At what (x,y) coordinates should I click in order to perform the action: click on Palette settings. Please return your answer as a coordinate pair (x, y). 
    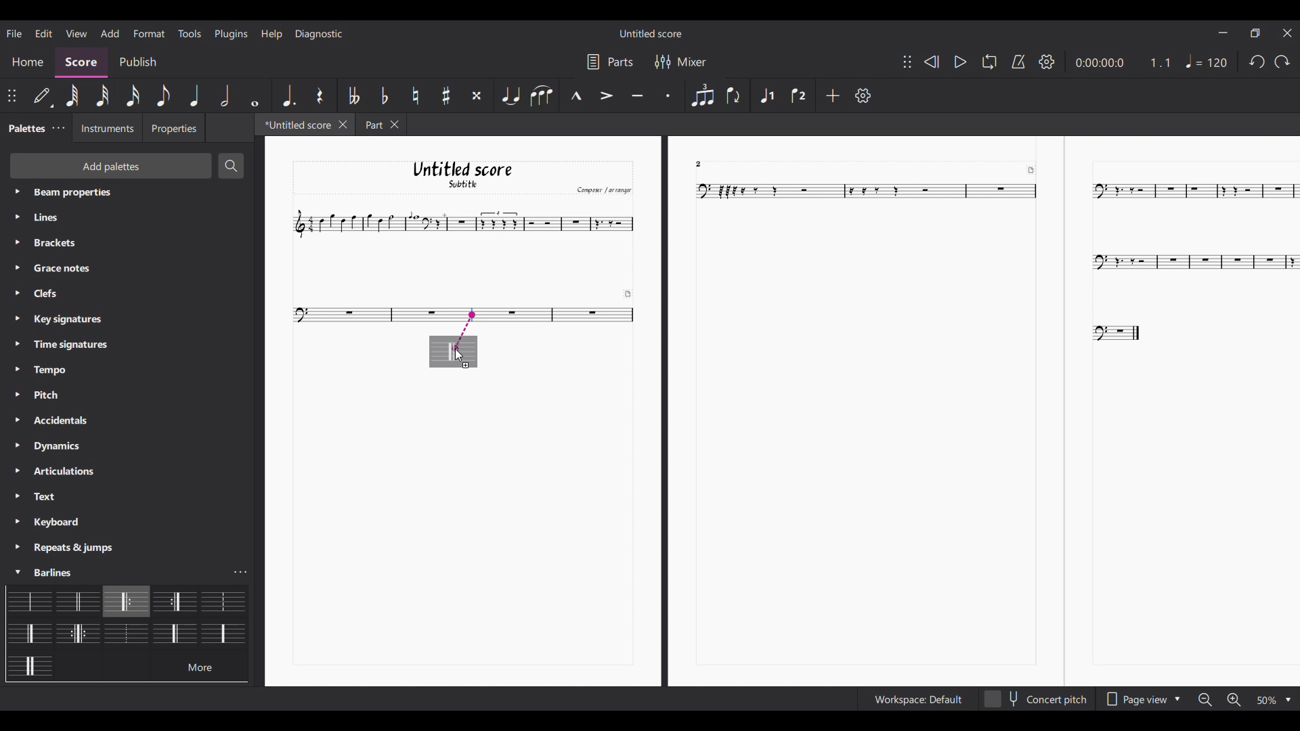
    Looking at the image, I should click on (73, 244).